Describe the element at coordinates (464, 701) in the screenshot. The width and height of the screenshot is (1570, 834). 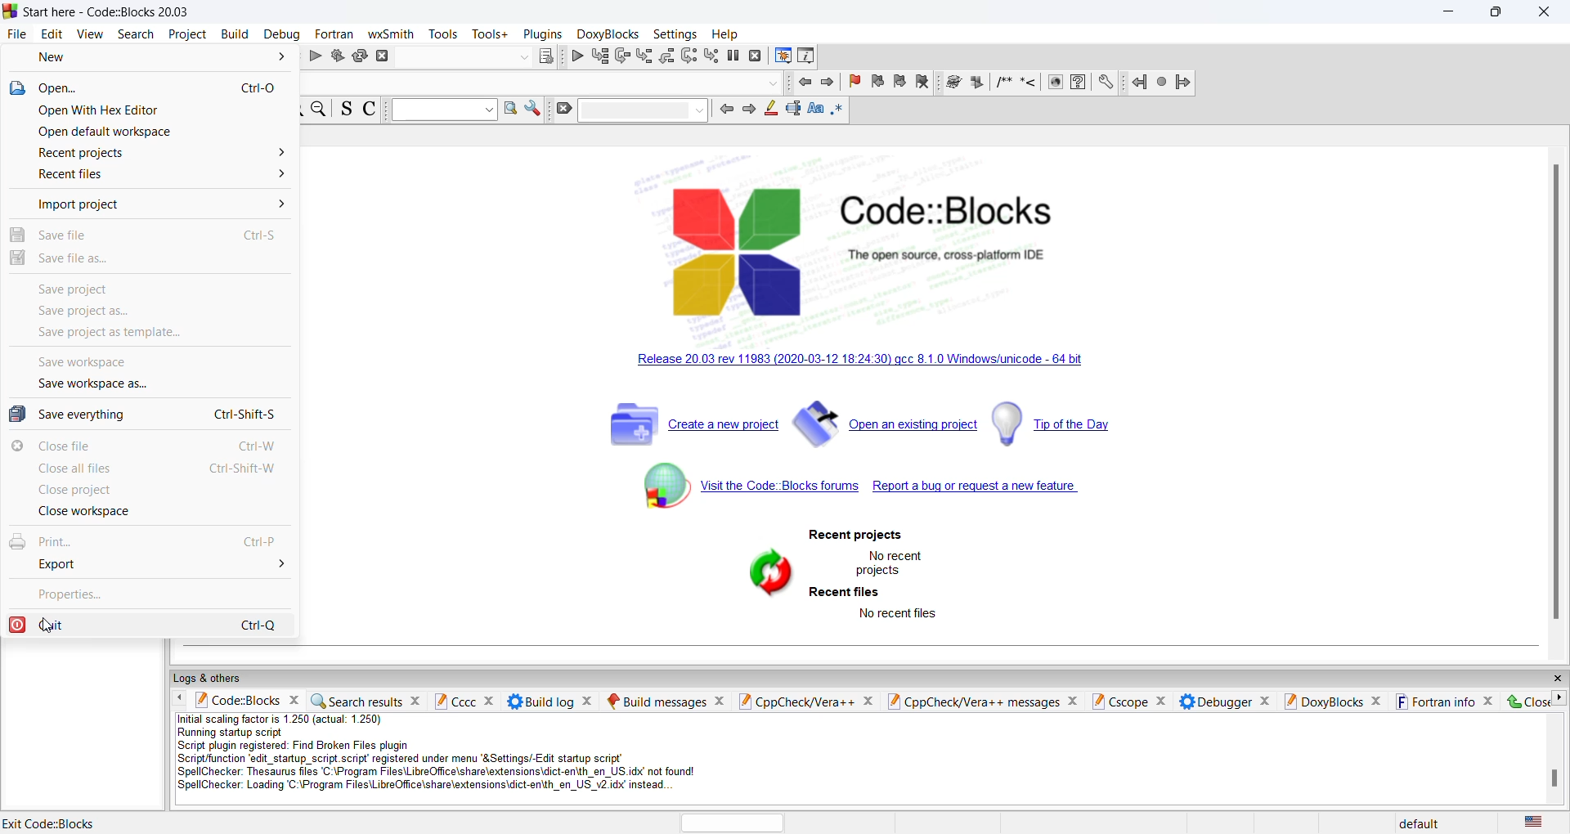
I see `Cccc pane` at that location.